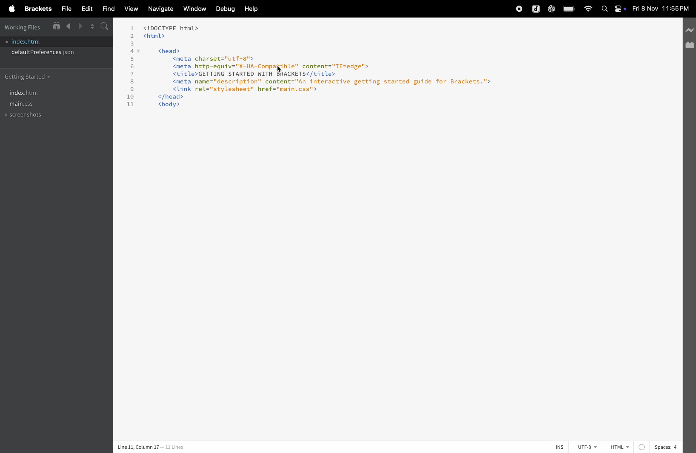 The width and height of the screenshot is (696, 453). I want to click on html, so click(620, 445).